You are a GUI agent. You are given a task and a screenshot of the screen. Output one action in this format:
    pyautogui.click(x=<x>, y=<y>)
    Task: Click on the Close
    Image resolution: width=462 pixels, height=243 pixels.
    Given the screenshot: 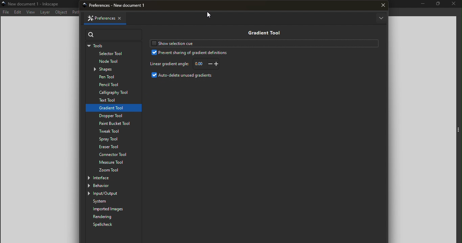 What is the action you would take?
    pyautogui.click(x=454, y=4)
    